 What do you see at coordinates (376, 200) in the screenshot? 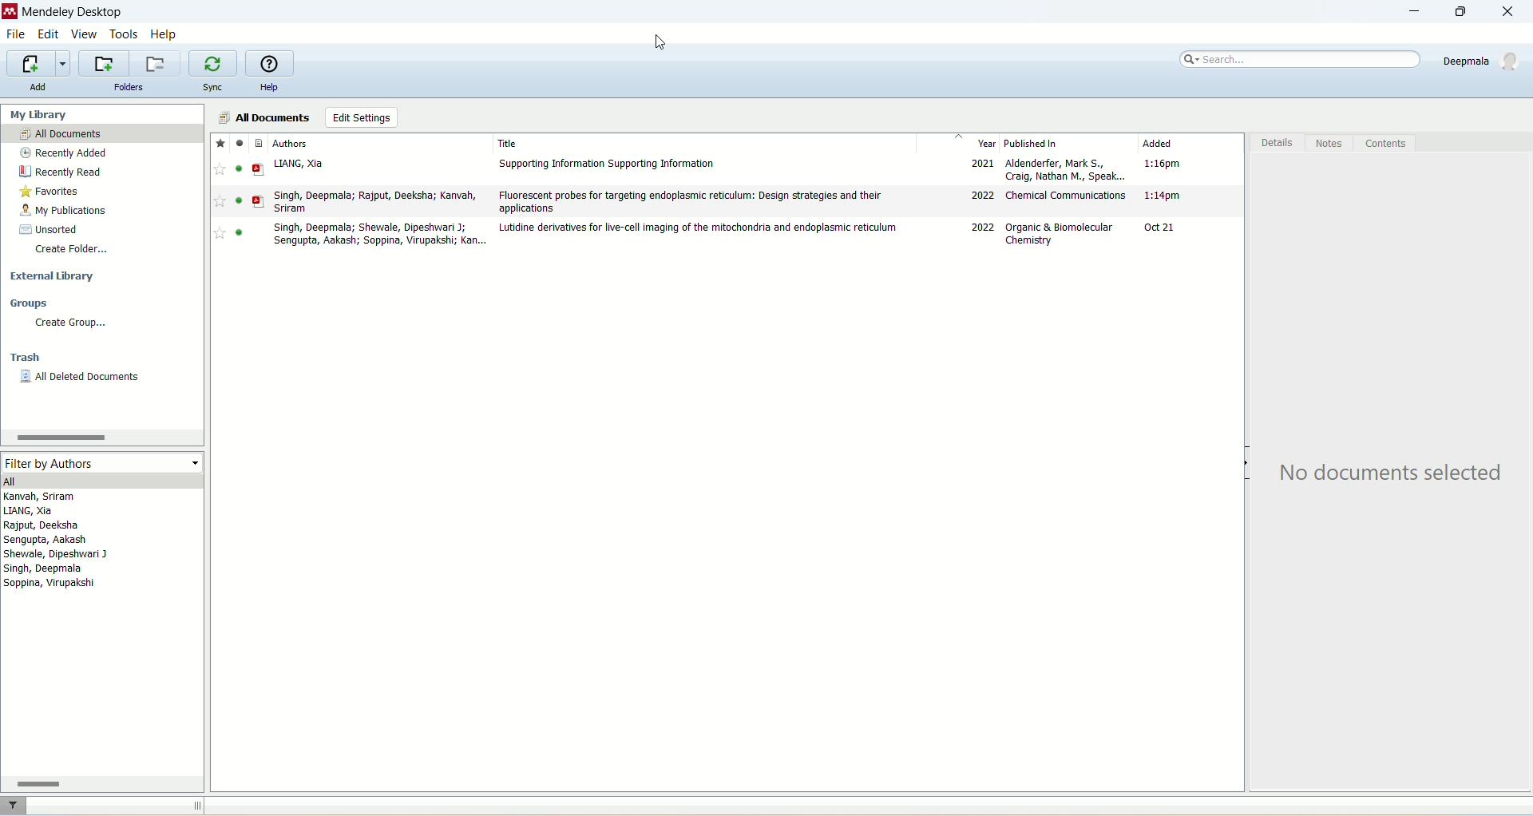
I see `Singh, Deepmala; Rajput, Deeksha; Kanvah, Sriram` at bounding box center [376, 200].